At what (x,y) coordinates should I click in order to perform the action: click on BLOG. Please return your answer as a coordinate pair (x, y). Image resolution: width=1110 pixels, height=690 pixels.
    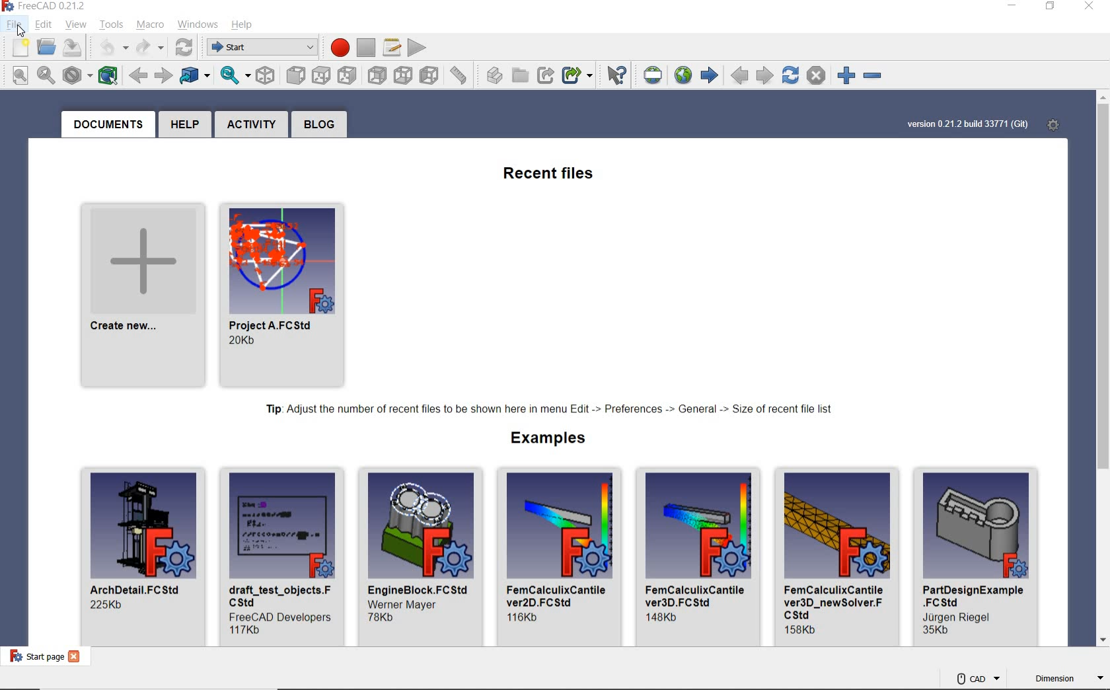
    Looking at the image, I should click on (319, 124).